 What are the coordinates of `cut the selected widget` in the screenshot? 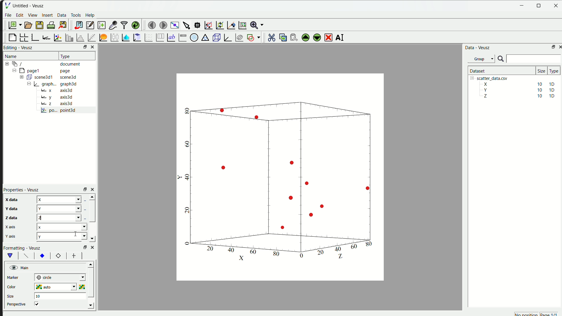 It's located at (271, 37).